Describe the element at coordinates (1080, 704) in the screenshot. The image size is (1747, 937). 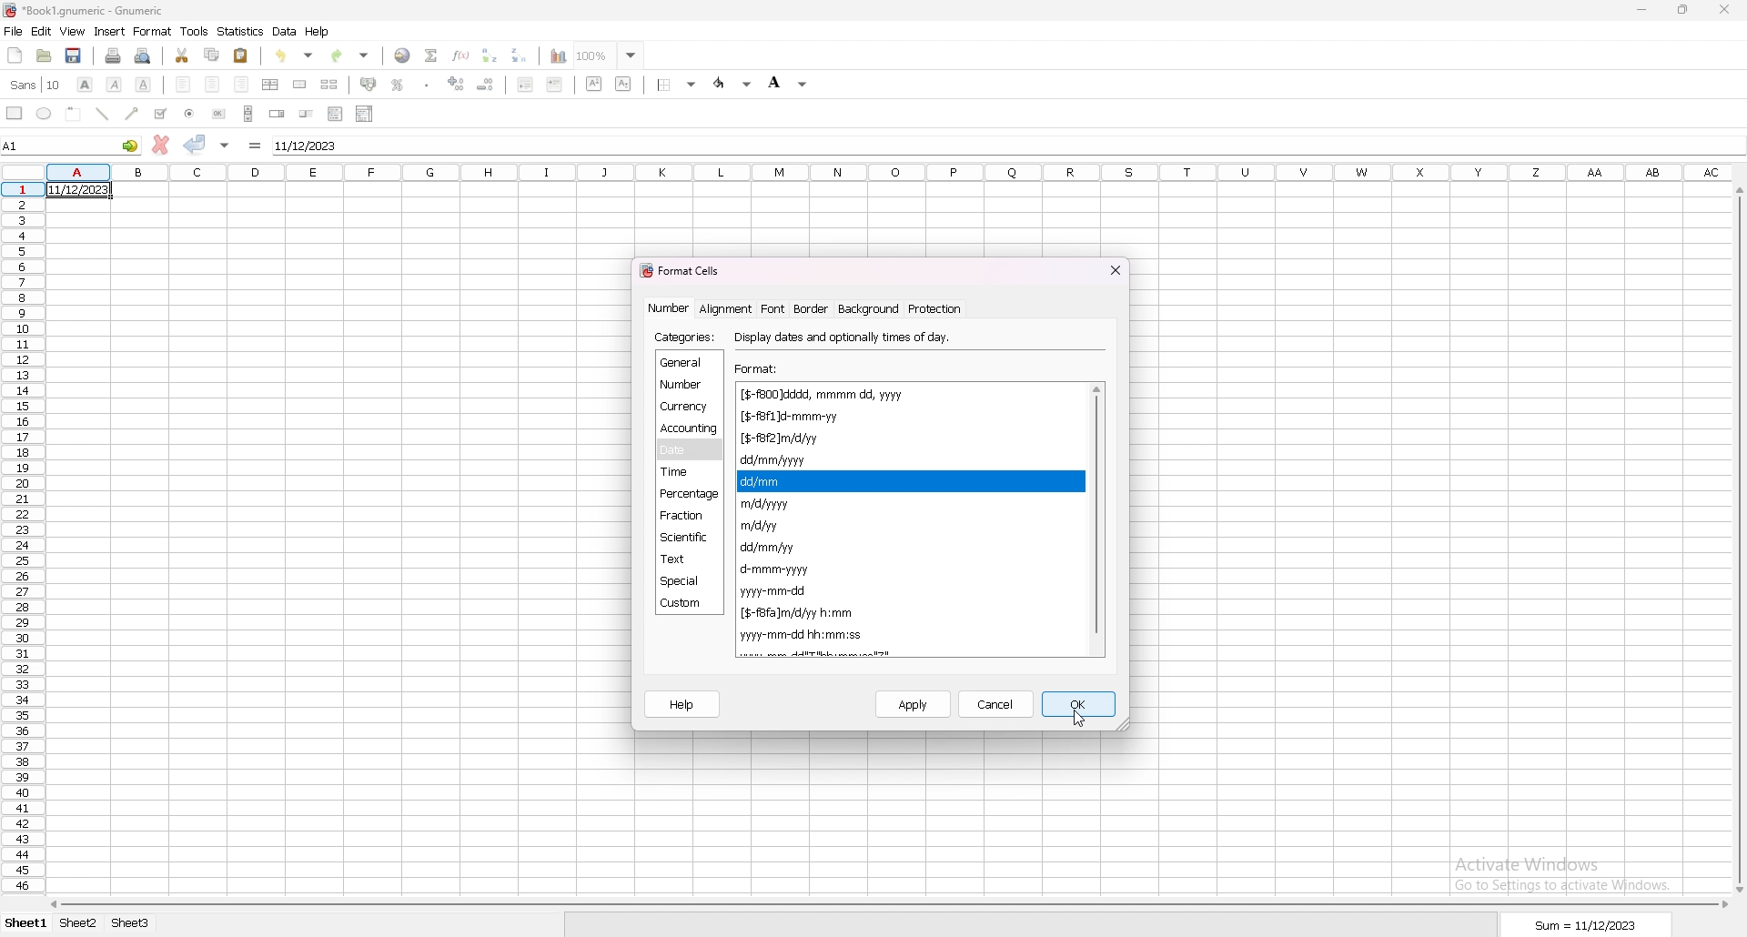
I see `ok` at that location.